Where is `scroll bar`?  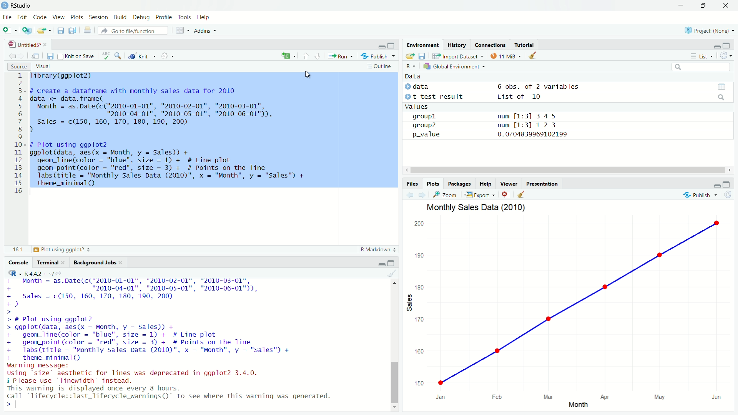
scroll bar is located at coordinates (567, 170).